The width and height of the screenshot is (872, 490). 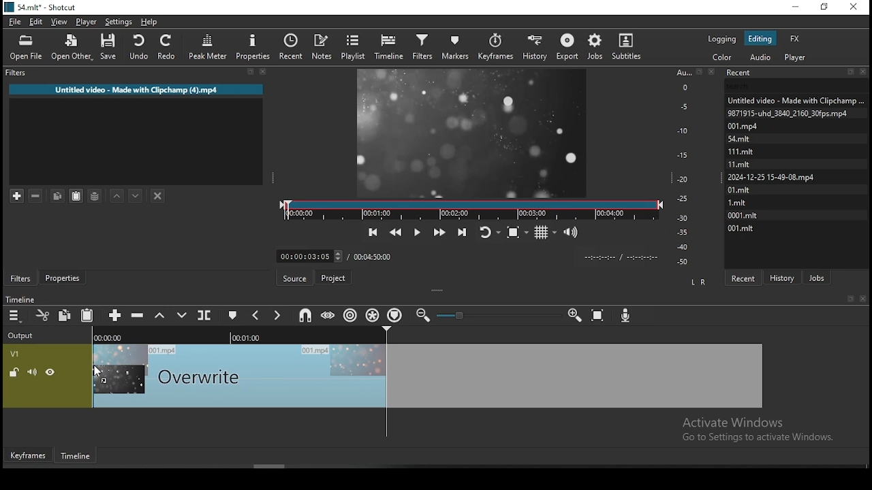 What do you see at coordinates (14, 316) in the screenshot?
I see `timeline menu` at bounding box center [14, 316].